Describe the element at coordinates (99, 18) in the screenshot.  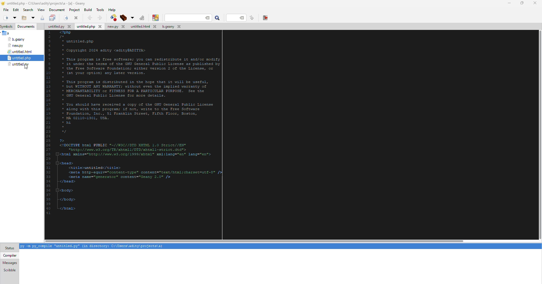
I see `forward` at that location.